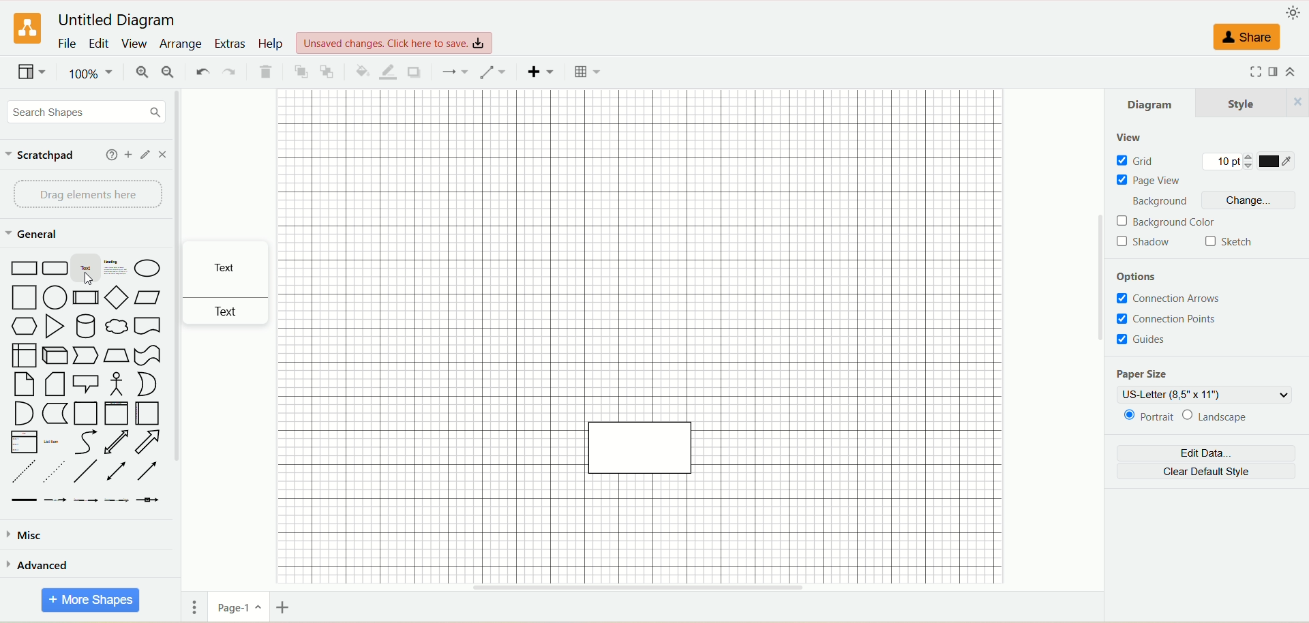 This screenshot has height=623, width=1309. I want to click on circle, so click(149, 267).